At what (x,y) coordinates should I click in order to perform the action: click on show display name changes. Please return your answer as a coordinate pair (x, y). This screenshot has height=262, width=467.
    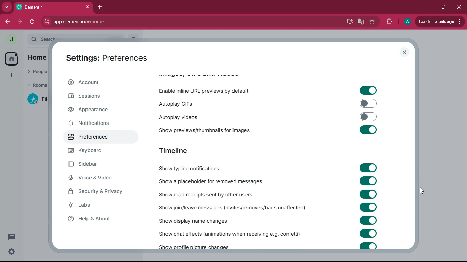
    Looking at the image, I should click on (194, 220).